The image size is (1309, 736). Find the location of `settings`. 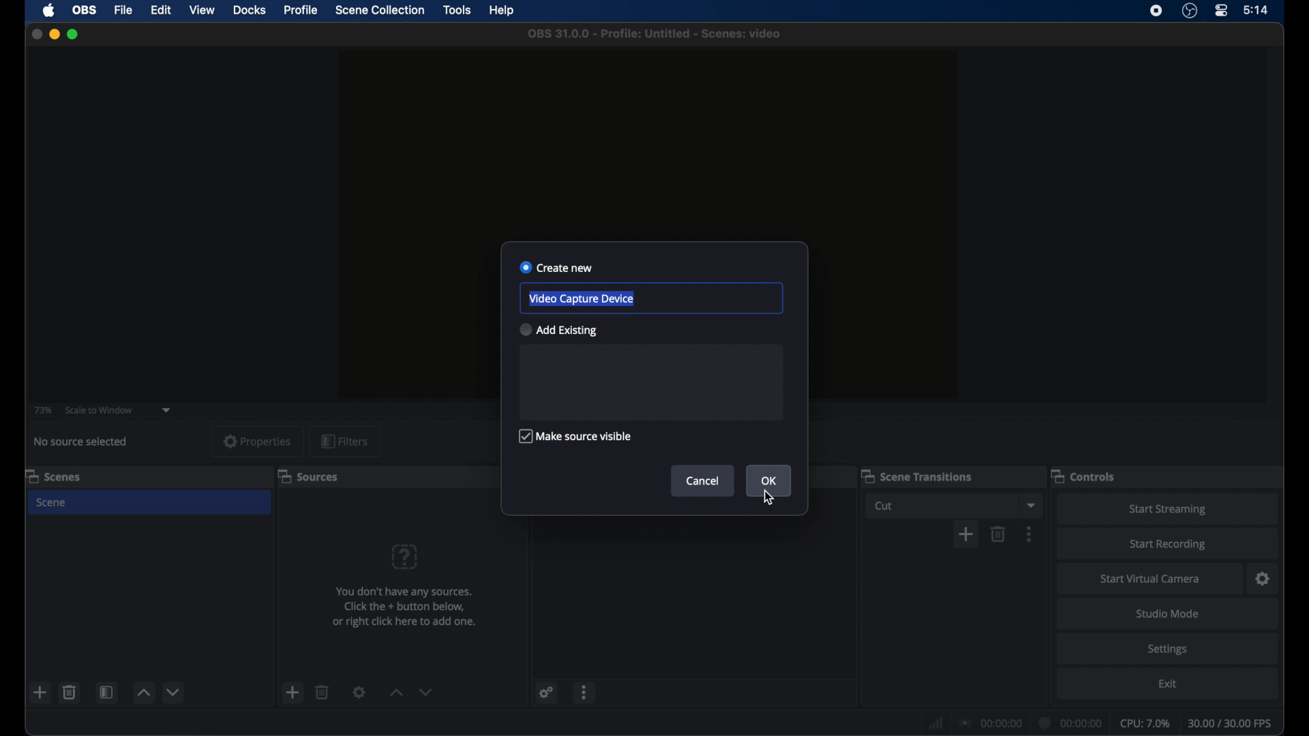

settings is located at coordinates (545, 692).